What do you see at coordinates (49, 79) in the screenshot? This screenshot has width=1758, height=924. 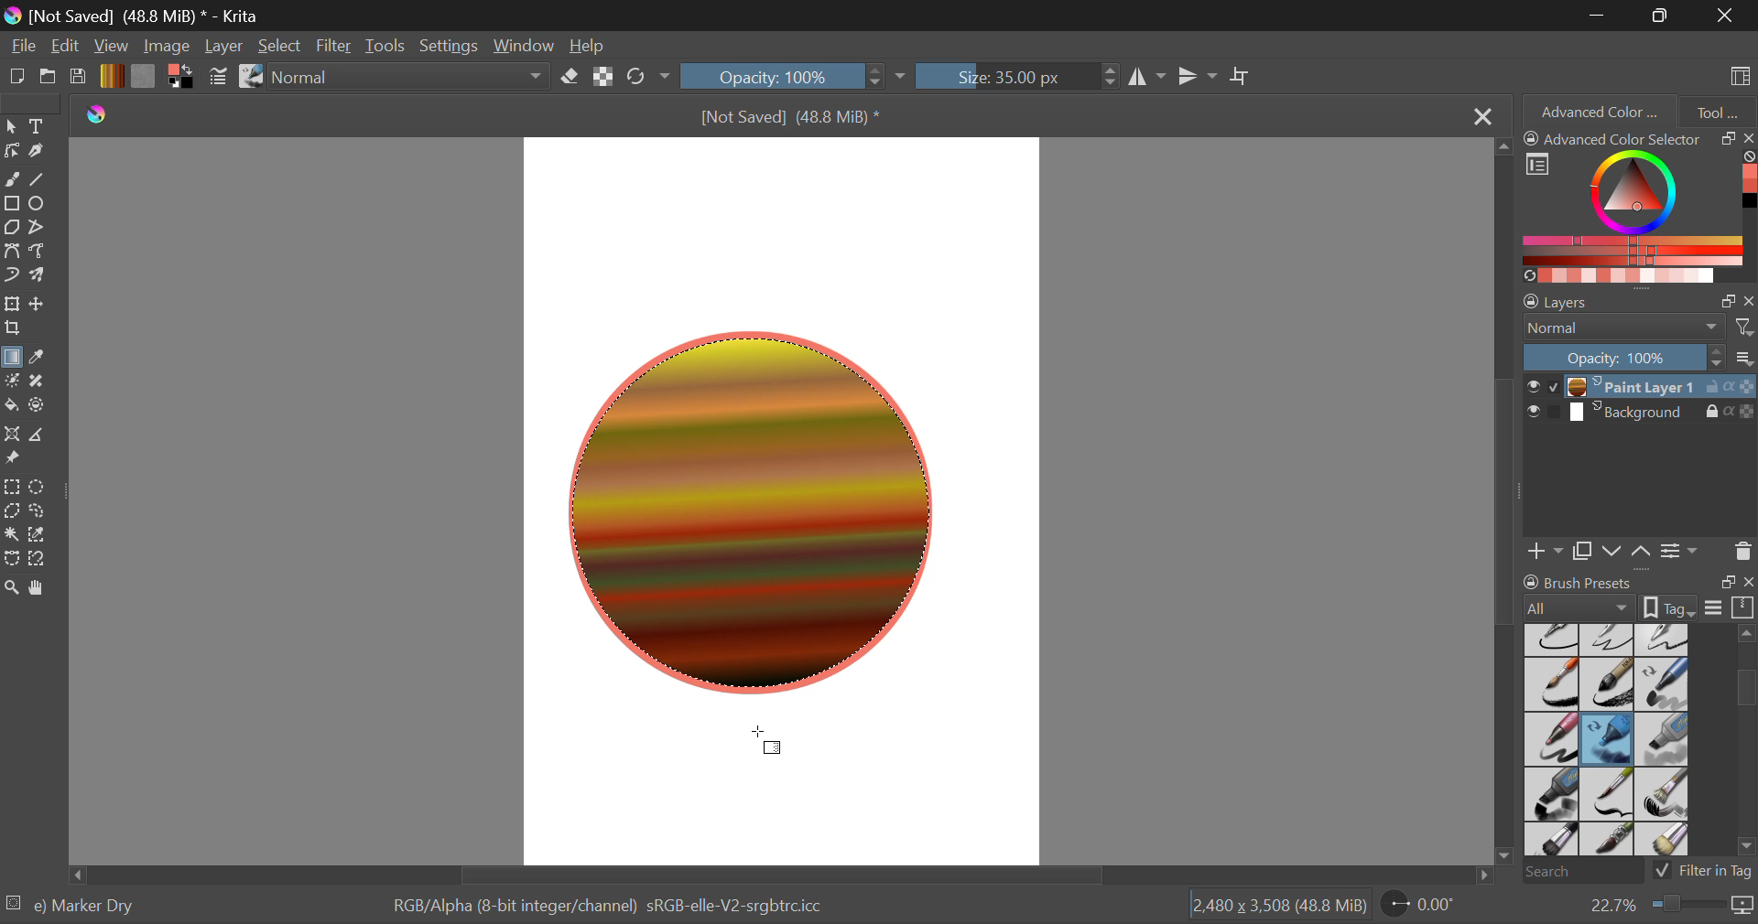 I see `Open` at bounding box center [49, 79].